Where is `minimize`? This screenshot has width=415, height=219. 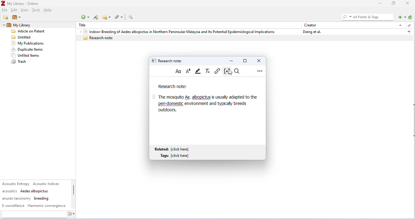 minimize is located at coordinates (232, 60).